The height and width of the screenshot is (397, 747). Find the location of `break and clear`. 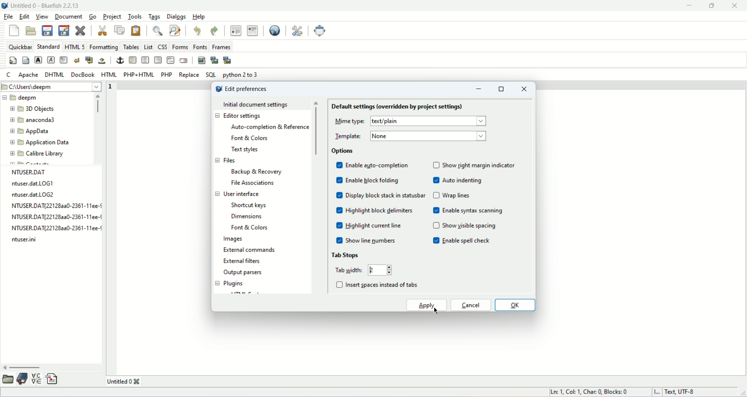

break and clear is located at coordinates (89, 60).